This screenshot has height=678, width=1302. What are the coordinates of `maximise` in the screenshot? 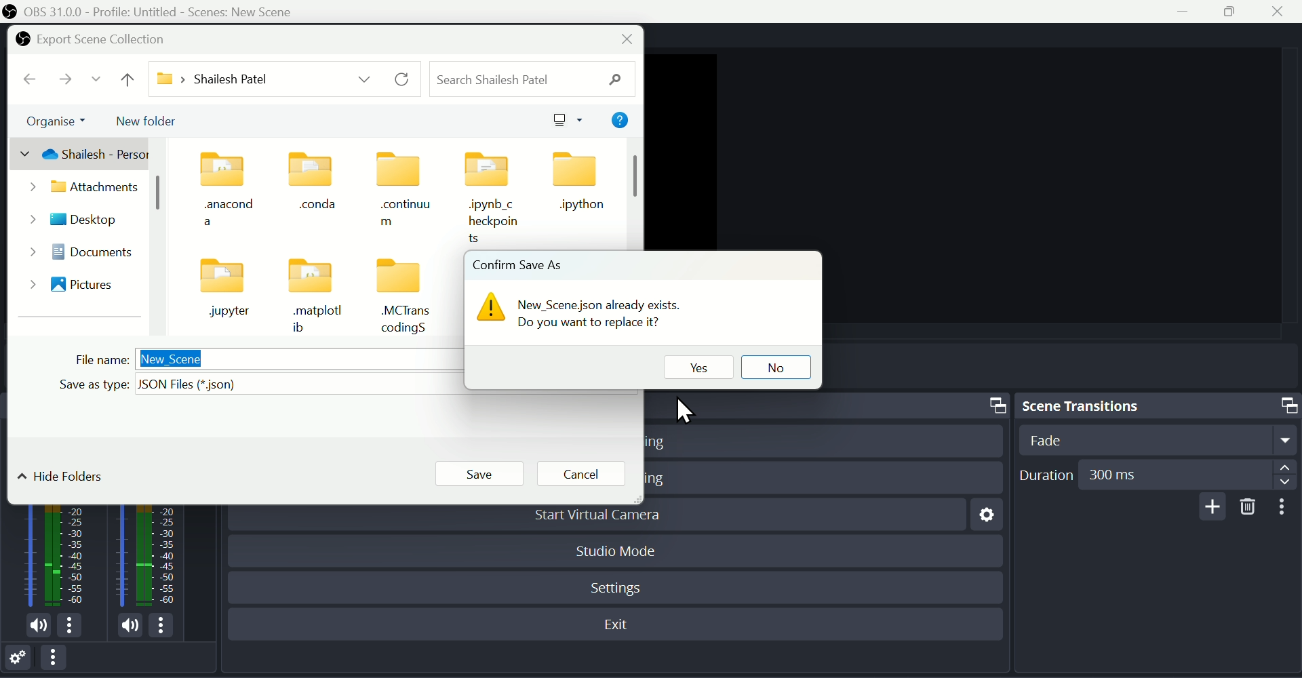 It's located at (1236, 12).